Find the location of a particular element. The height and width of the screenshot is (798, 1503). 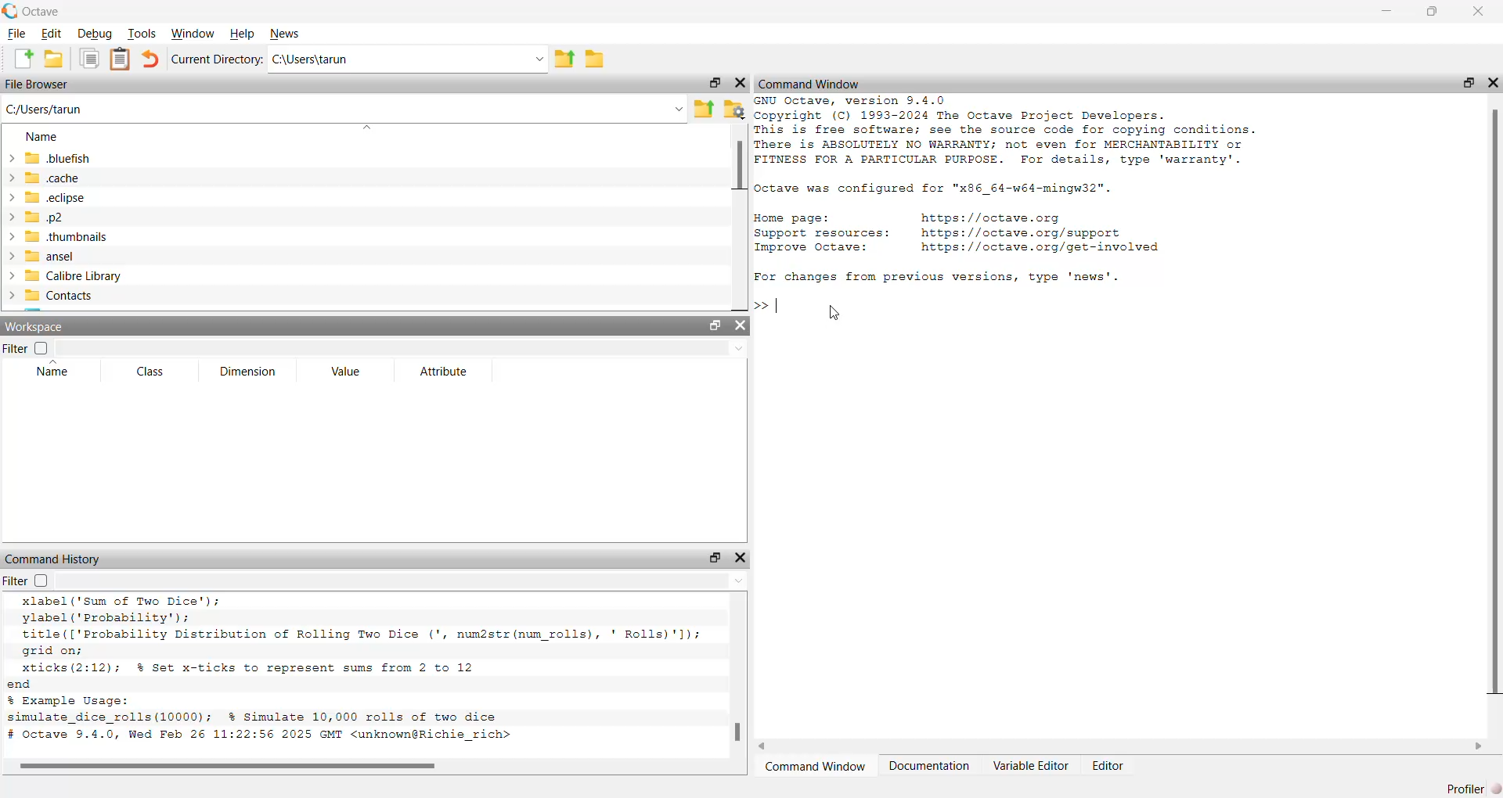

Windows is located at coordinates (193, 34).